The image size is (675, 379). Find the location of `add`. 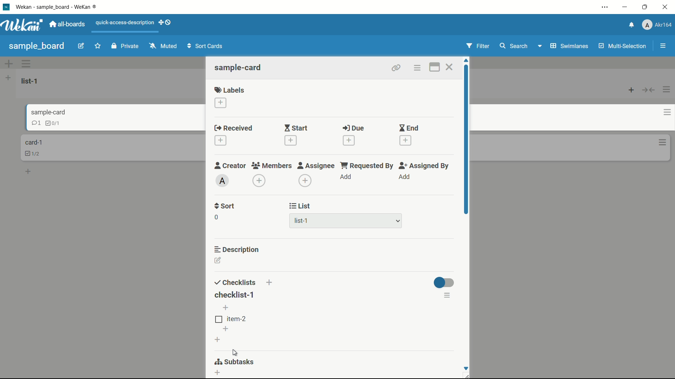

add is located at coordinates (218, 339).